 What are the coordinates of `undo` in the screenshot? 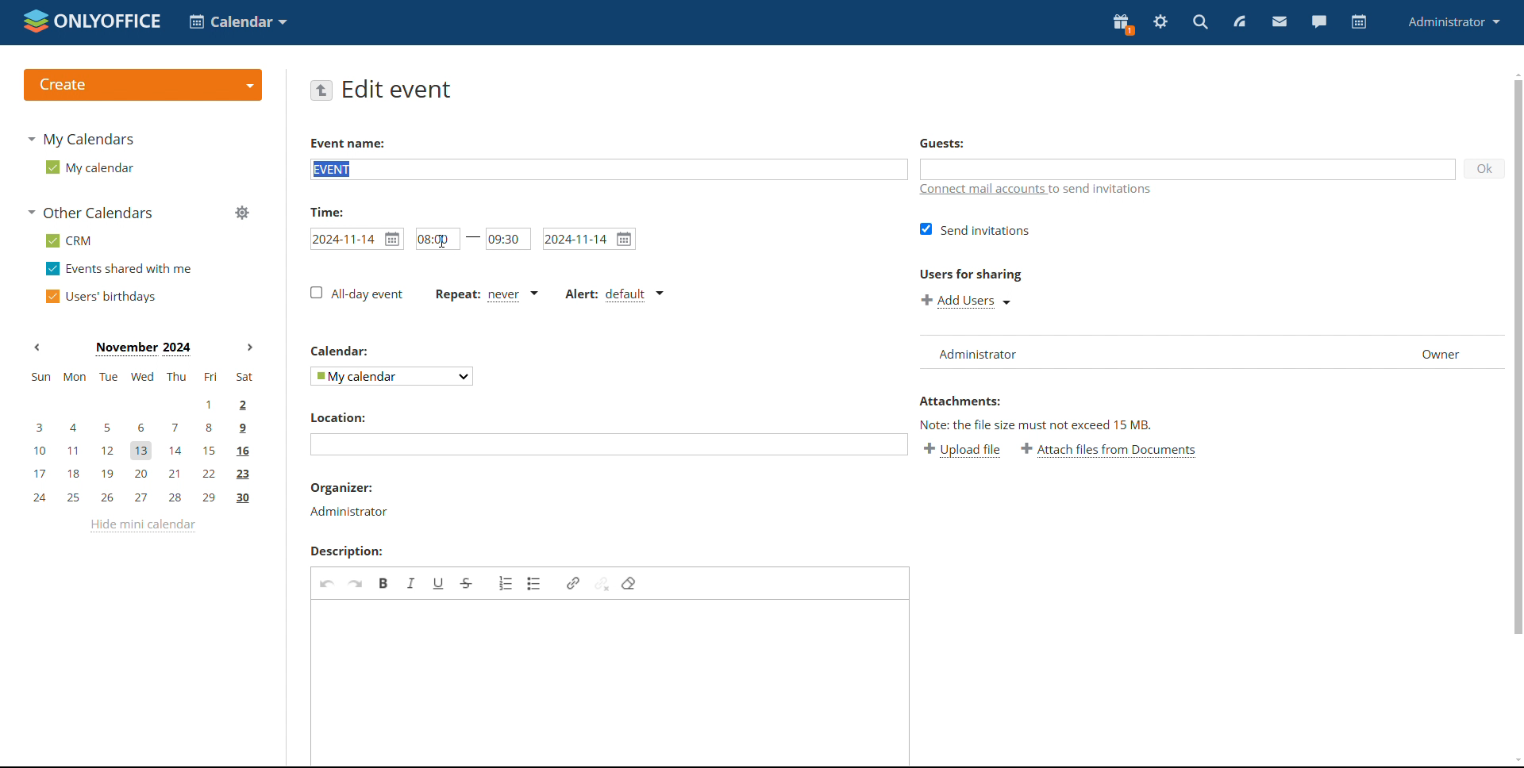 It's located at (326, 583).